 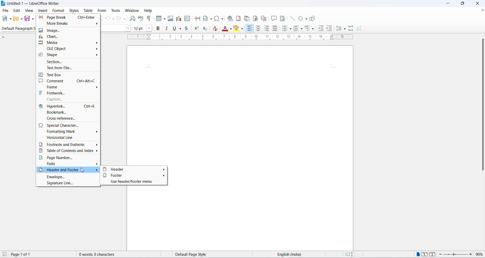 What do you see at coordinates (302, 30) in the screenshot?
I see `toggle ordered list options` at bounding box center [302, 30].